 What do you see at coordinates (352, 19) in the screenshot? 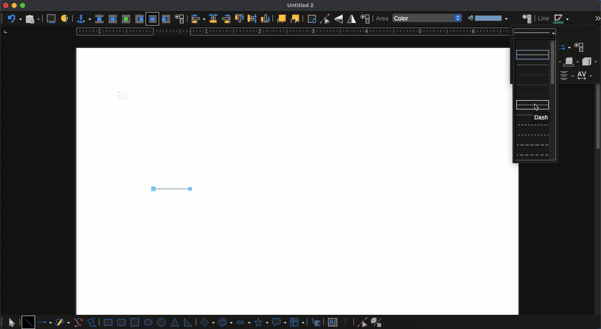
I see `flip horizontally` at bounding box center [352, 19].